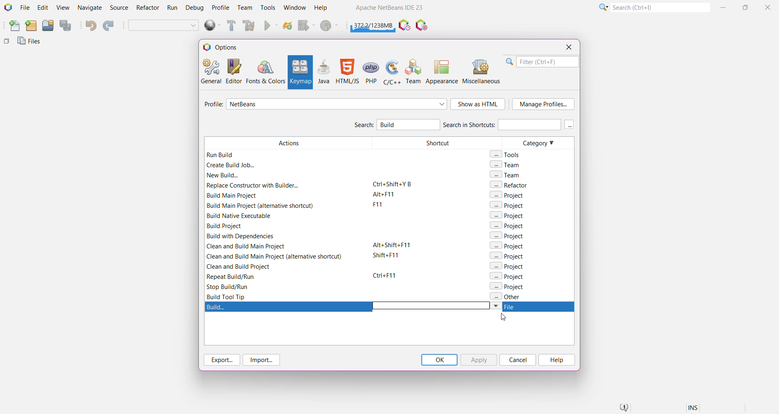 This screenshot has height=414, width=779. What do you see at coordinates (570, 218) in the screenshot?
I see `Vertical Scroll Bar` at bounding box center [570, 218].